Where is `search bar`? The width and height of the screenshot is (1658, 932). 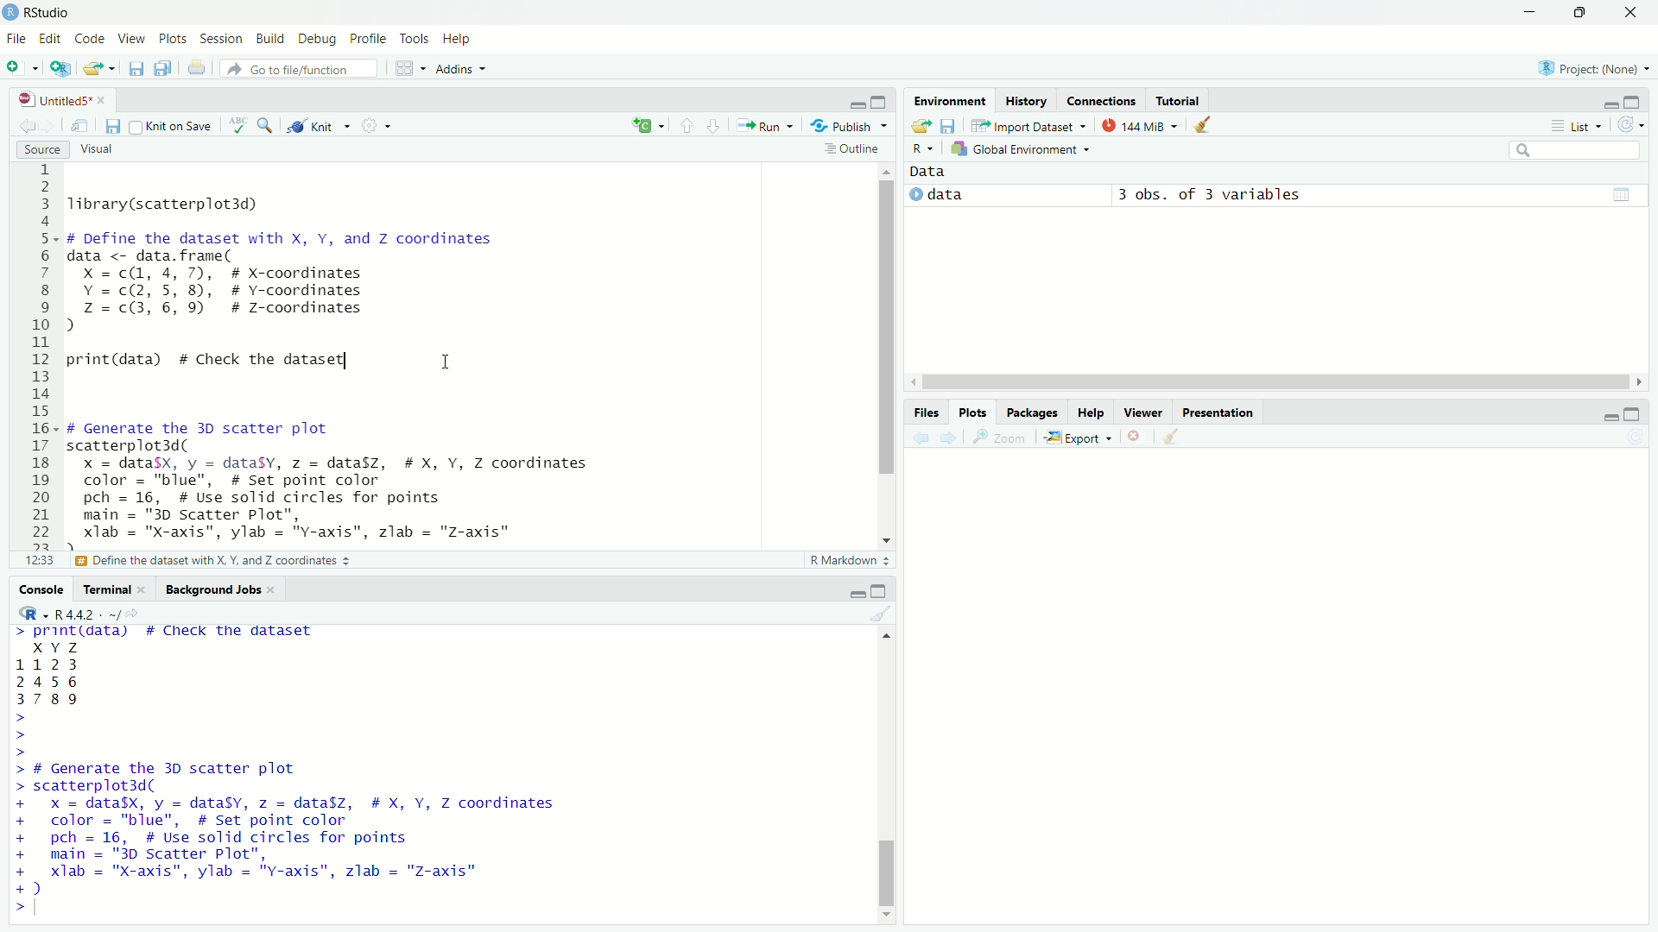 search bar is located at coordinates (1573, 150).